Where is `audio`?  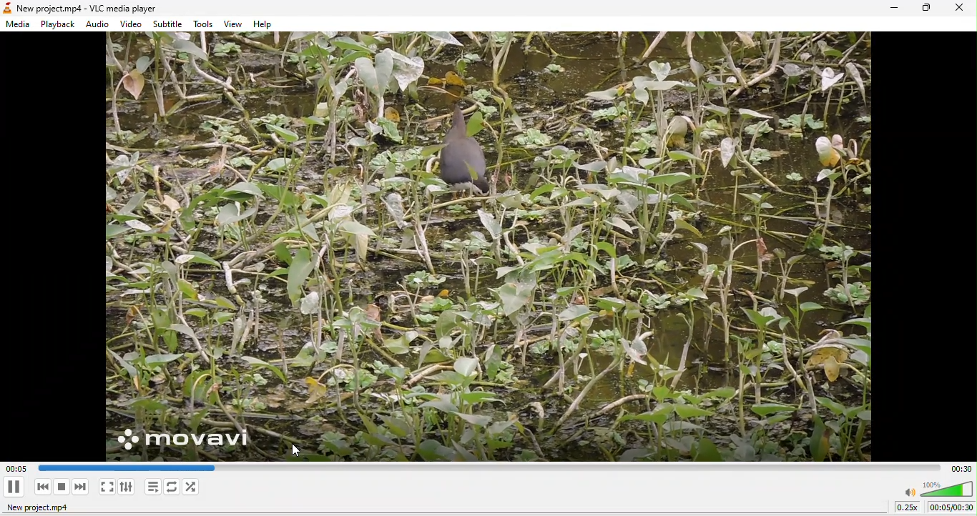
audio is located at coordinates (99, 25).